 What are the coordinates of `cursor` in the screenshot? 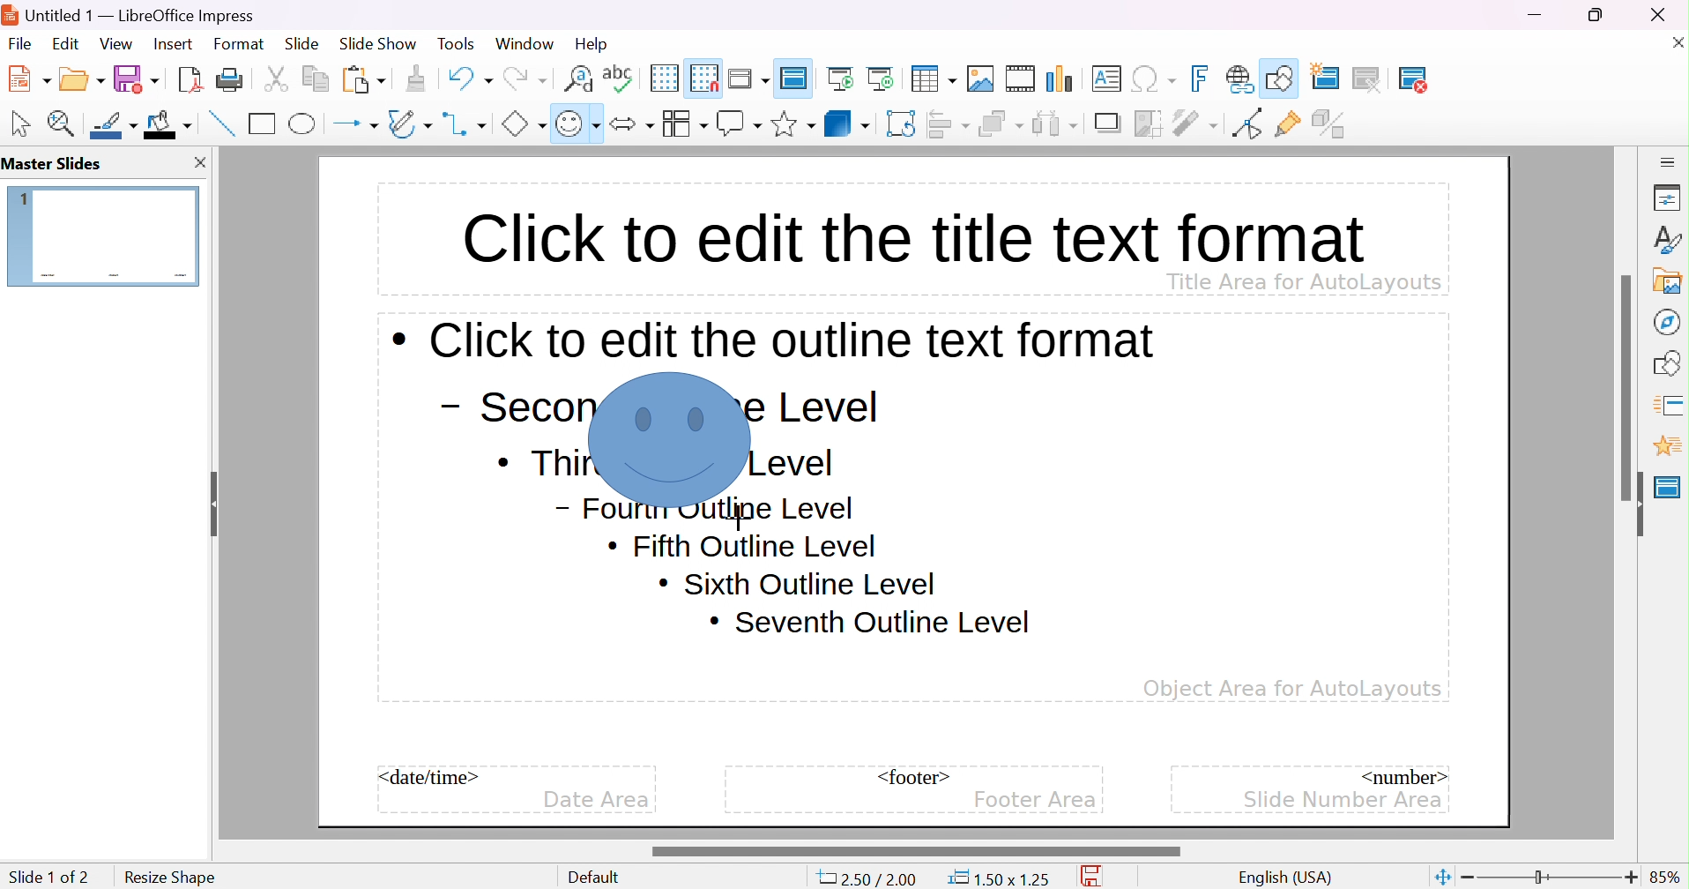 It's located at (737, 514).